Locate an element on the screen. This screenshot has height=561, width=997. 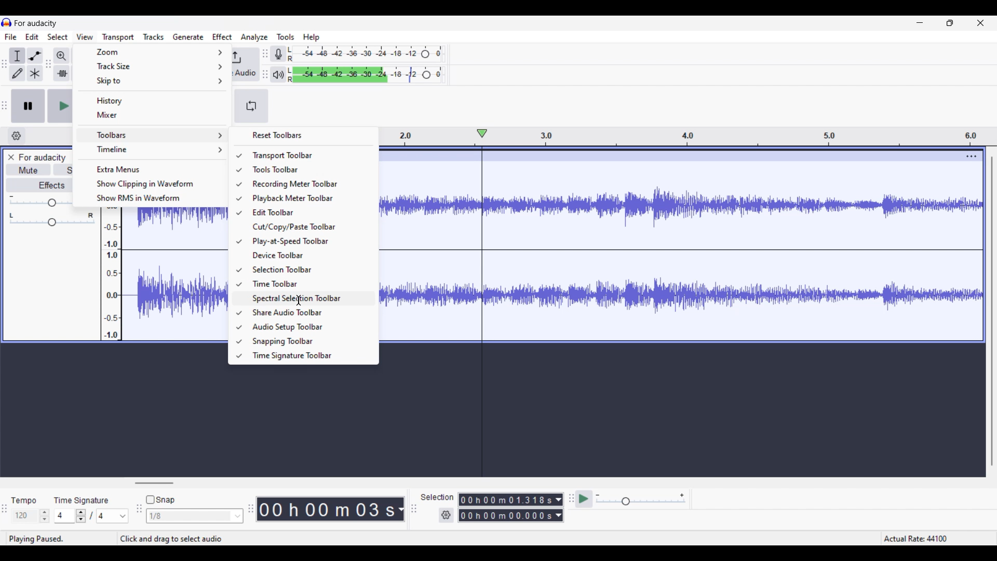
Status of sound is located at coordinates (43, 538).